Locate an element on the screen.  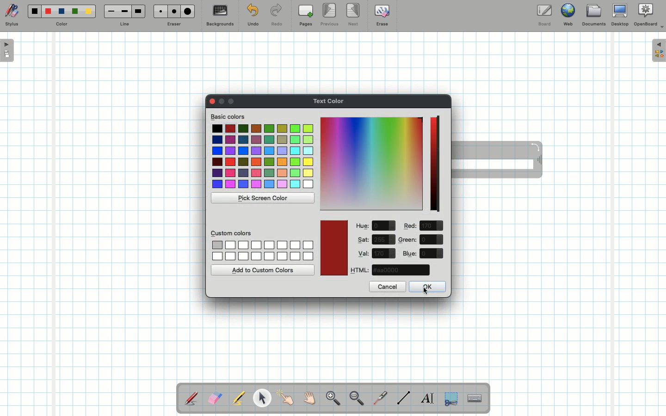
value is located at coordinates (432, 253).